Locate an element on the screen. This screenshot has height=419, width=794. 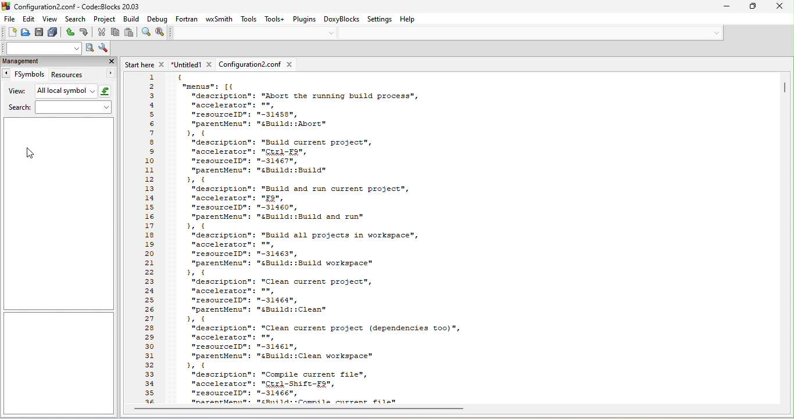
undo is located at coordinates (70, 32).